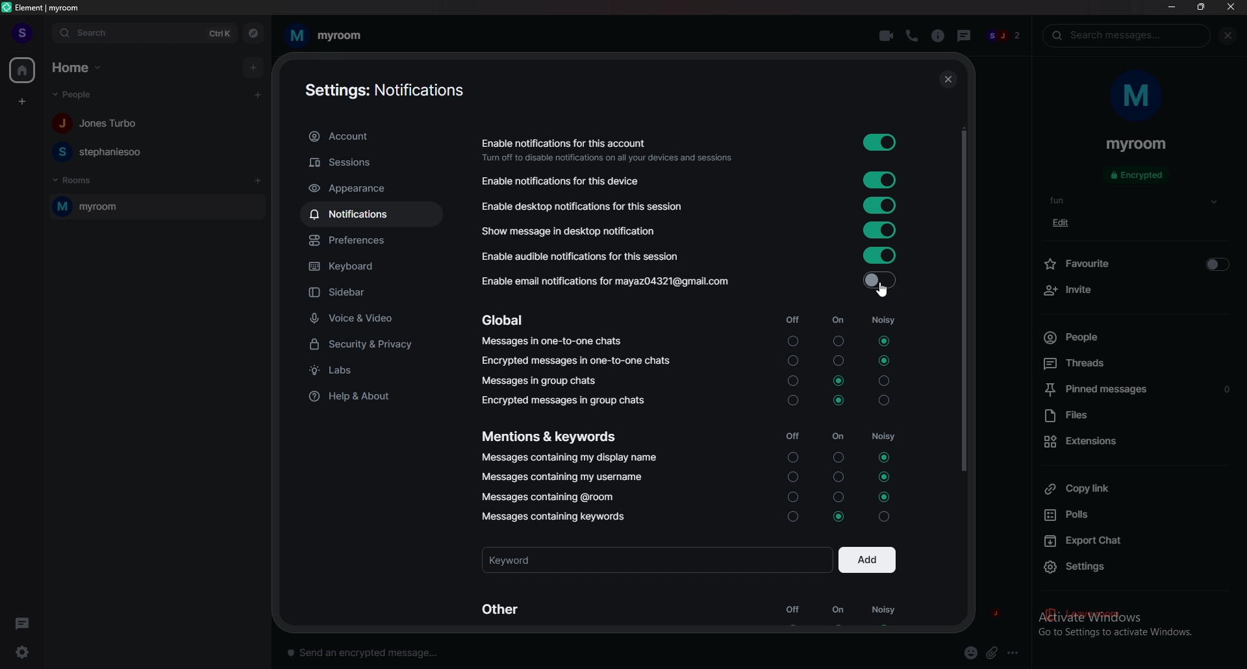  I want to click on close, so click(1230, 6).